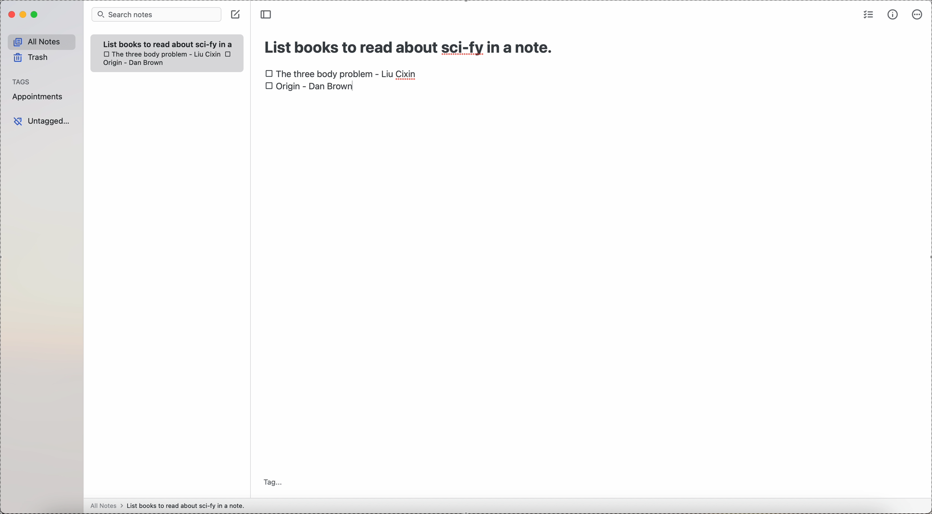  Describe the element at coordinates (236, 14) in the screenshot. I see `create note` at that location.